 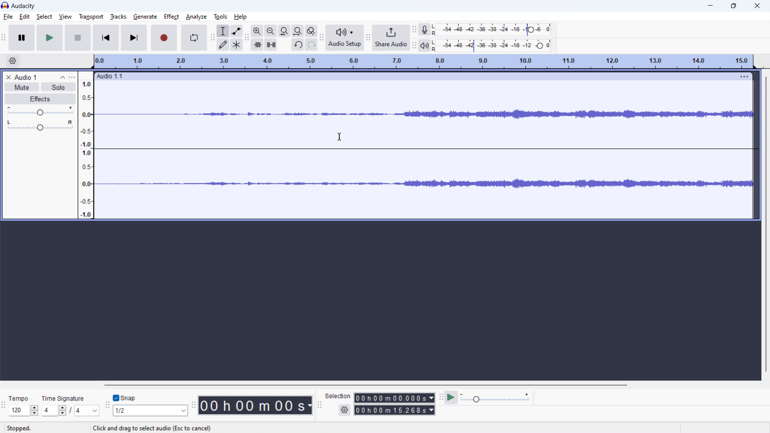 What do you see at coordinates (151, 410) in the screenshot?
I see `1/2 (select snapping)` at bounding box center [151, 410].